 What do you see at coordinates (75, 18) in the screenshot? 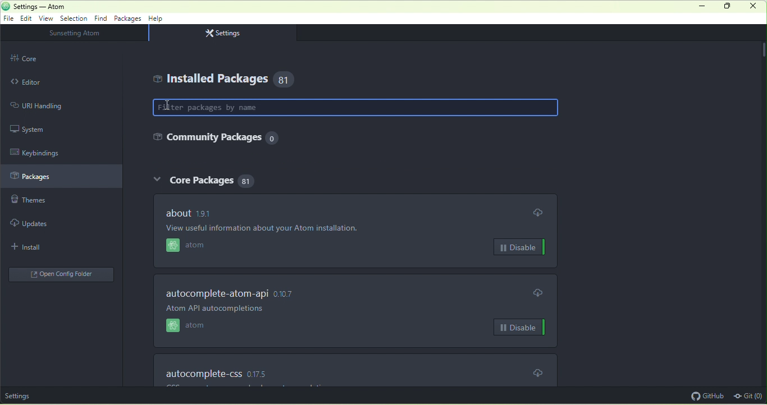
I see `selection` at bounding box center [75, 18].